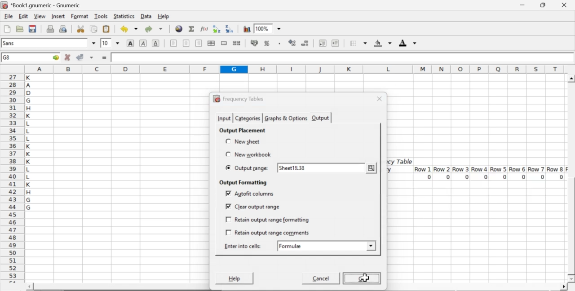  Describe the element at coordinates (106, 43) in the screenshot. I see `10` at that location.